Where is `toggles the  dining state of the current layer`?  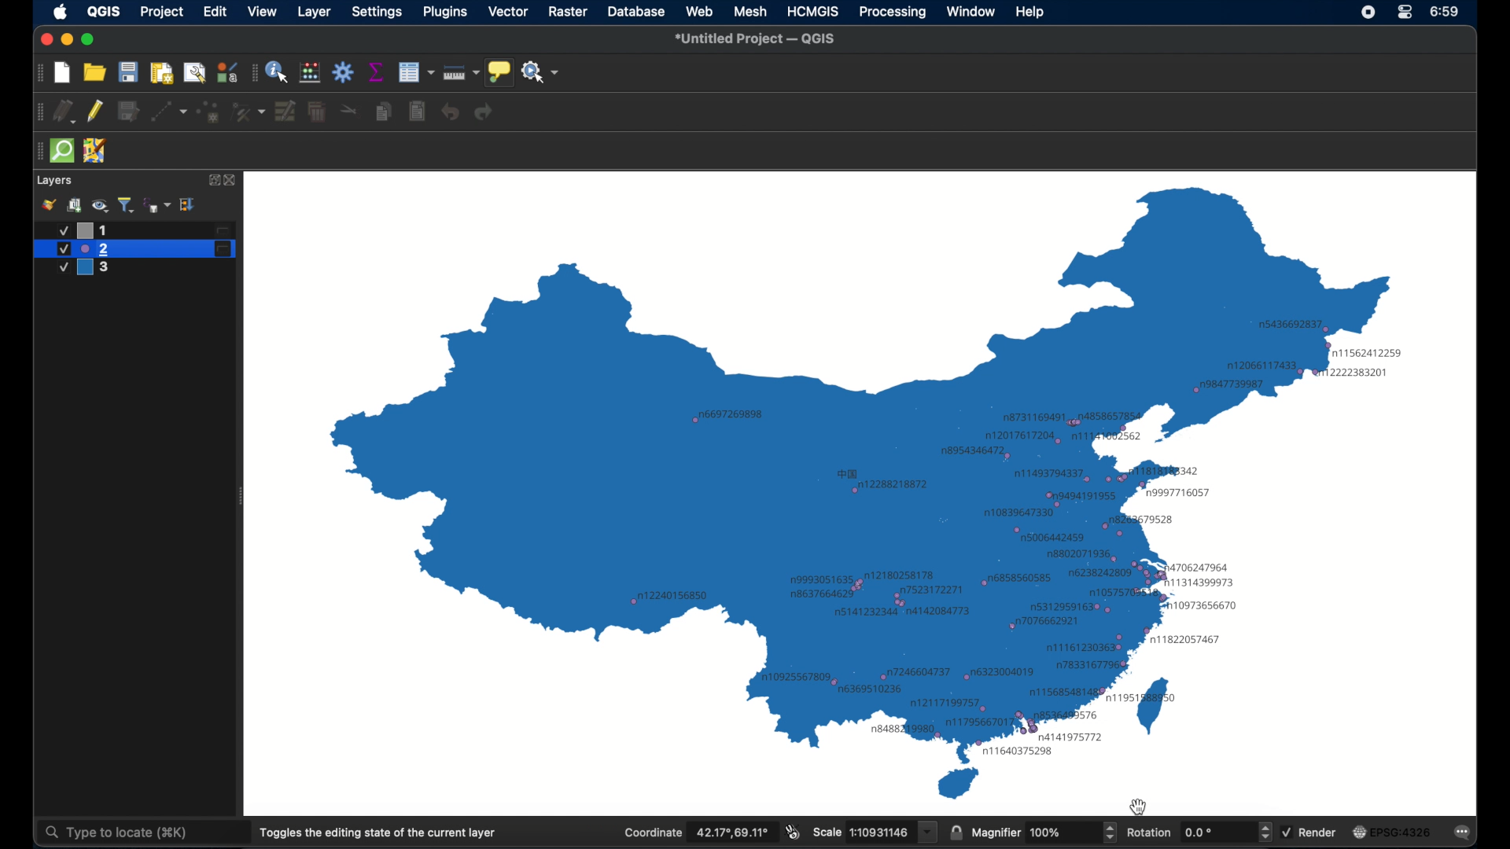
toggles the  dining state of the current layer is located at coordinates (378, 832).